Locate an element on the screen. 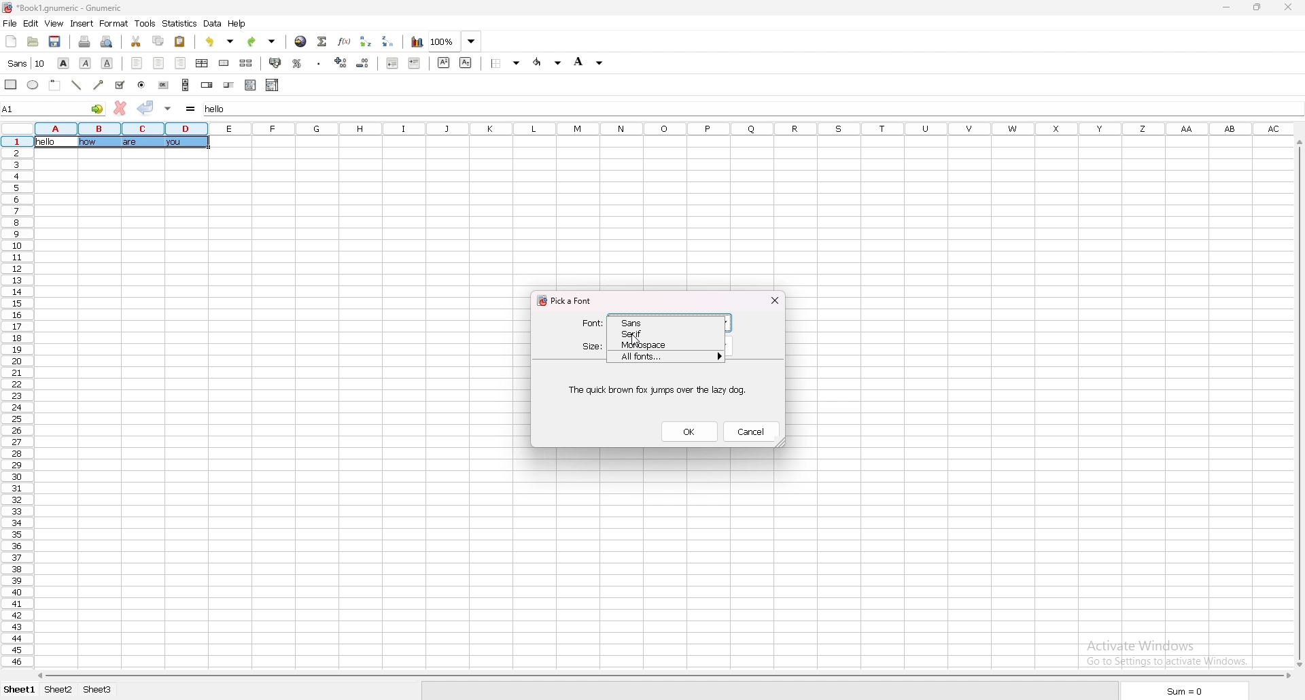 The height and width of the screenshot is (700, 1305). sheet 2 is located at coordinates (59, 690).